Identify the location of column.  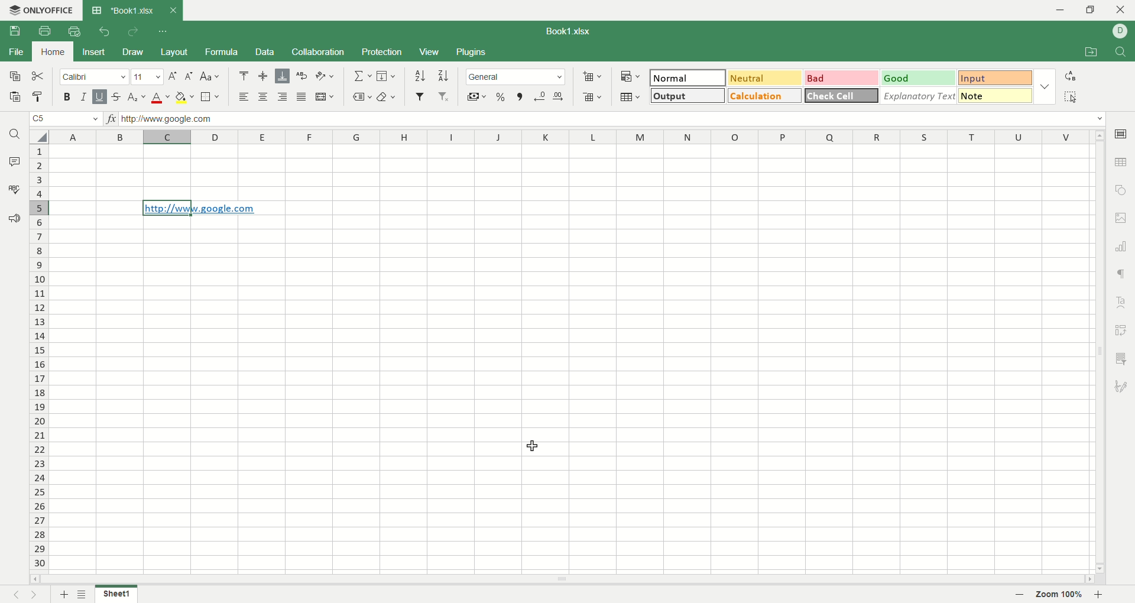
(570, 137).